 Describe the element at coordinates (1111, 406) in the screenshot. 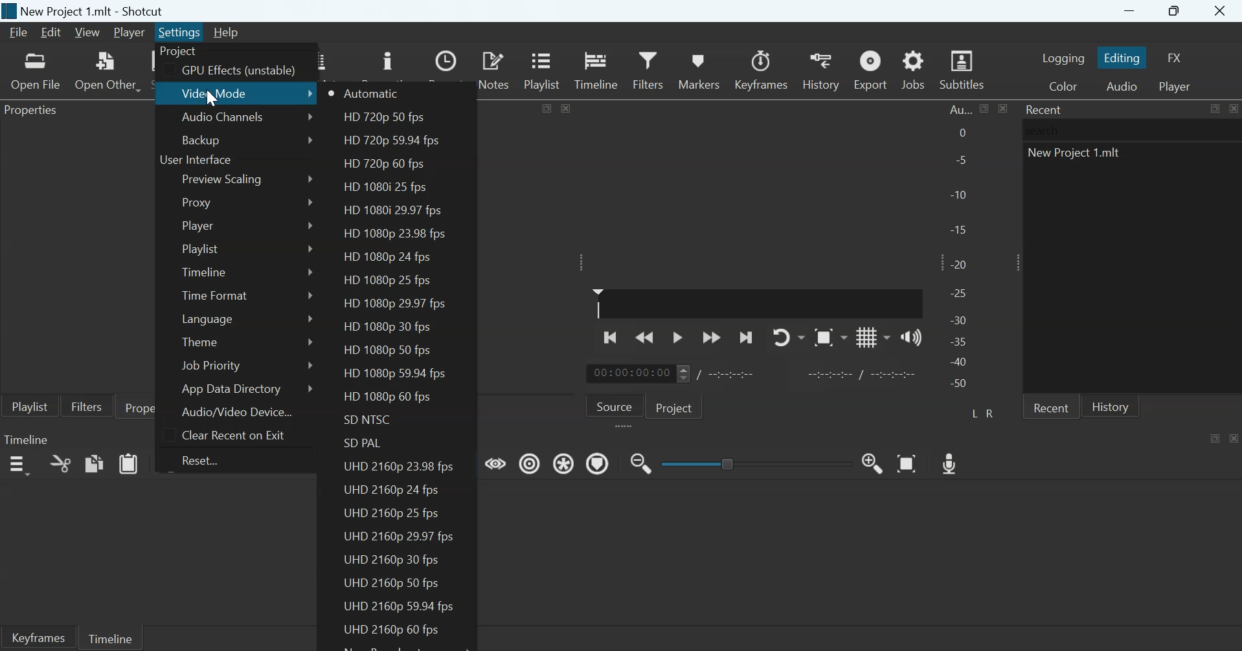

I see `History` at that location.